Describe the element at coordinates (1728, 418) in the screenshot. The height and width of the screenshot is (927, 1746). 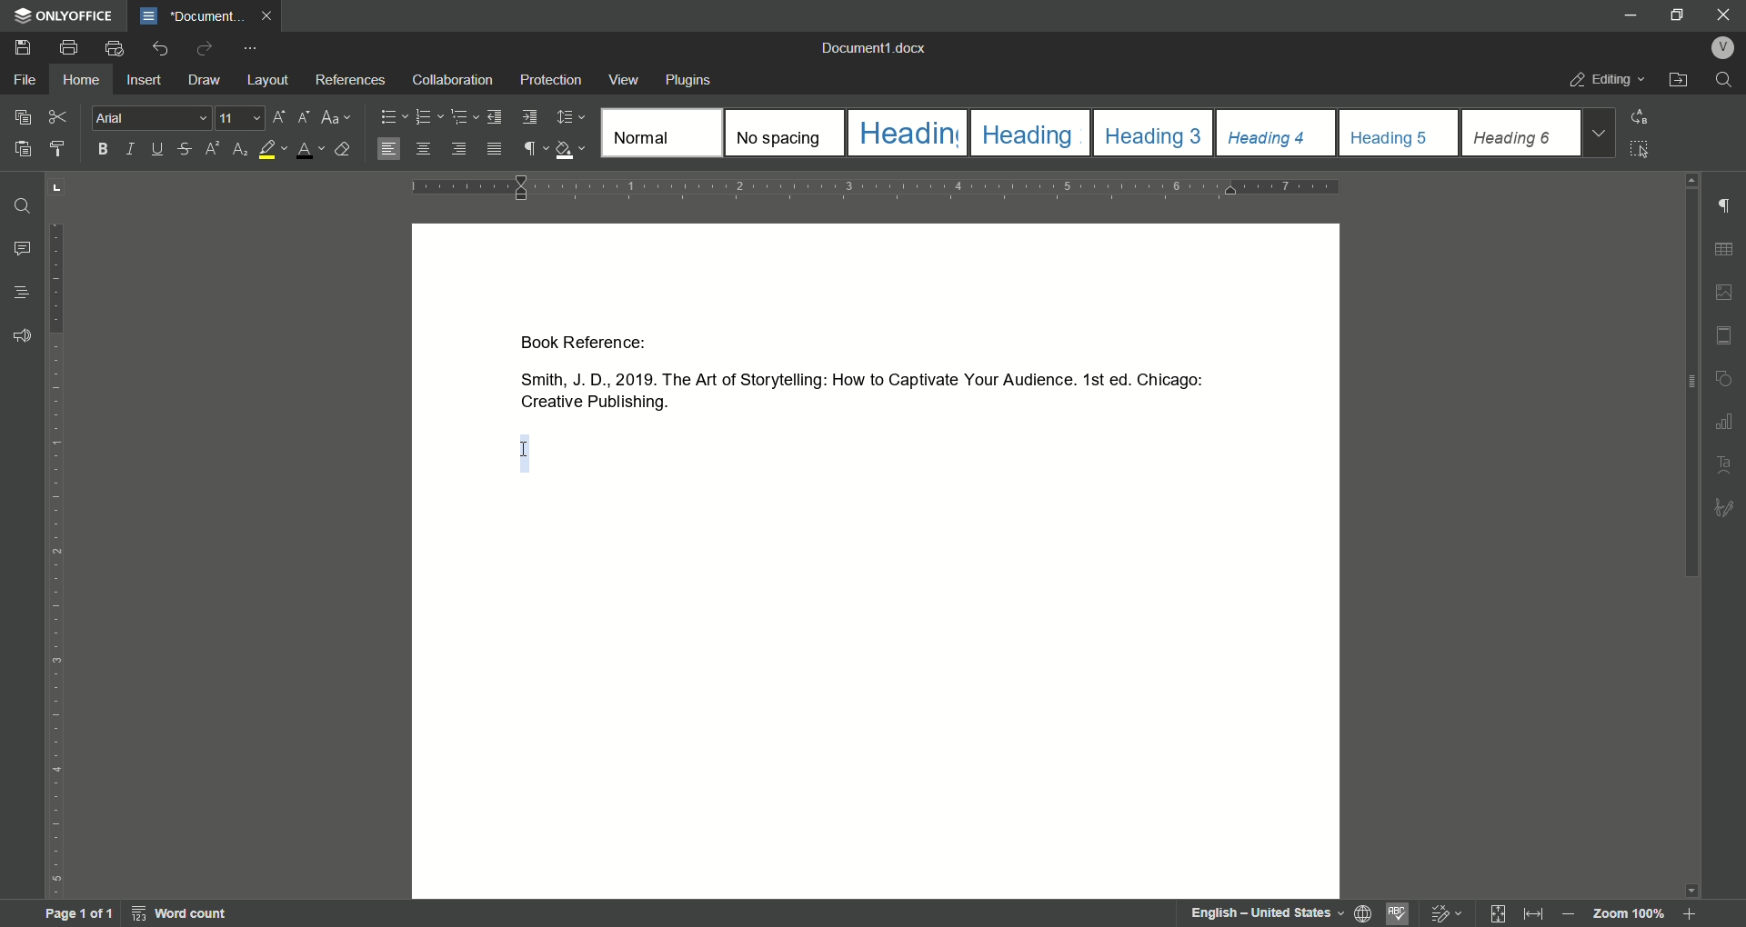
I see `chart` at that location.